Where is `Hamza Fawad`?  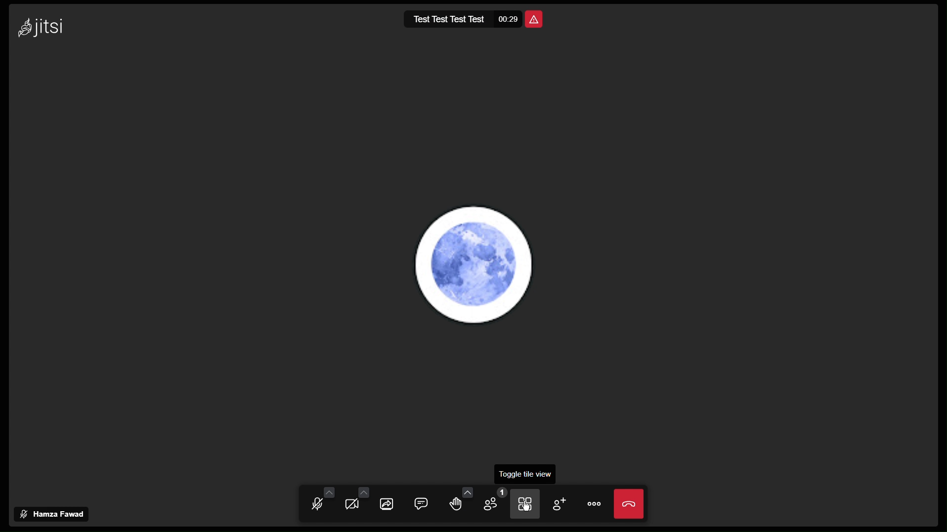 Hamza Fawad is located at coordinates (53, 513).